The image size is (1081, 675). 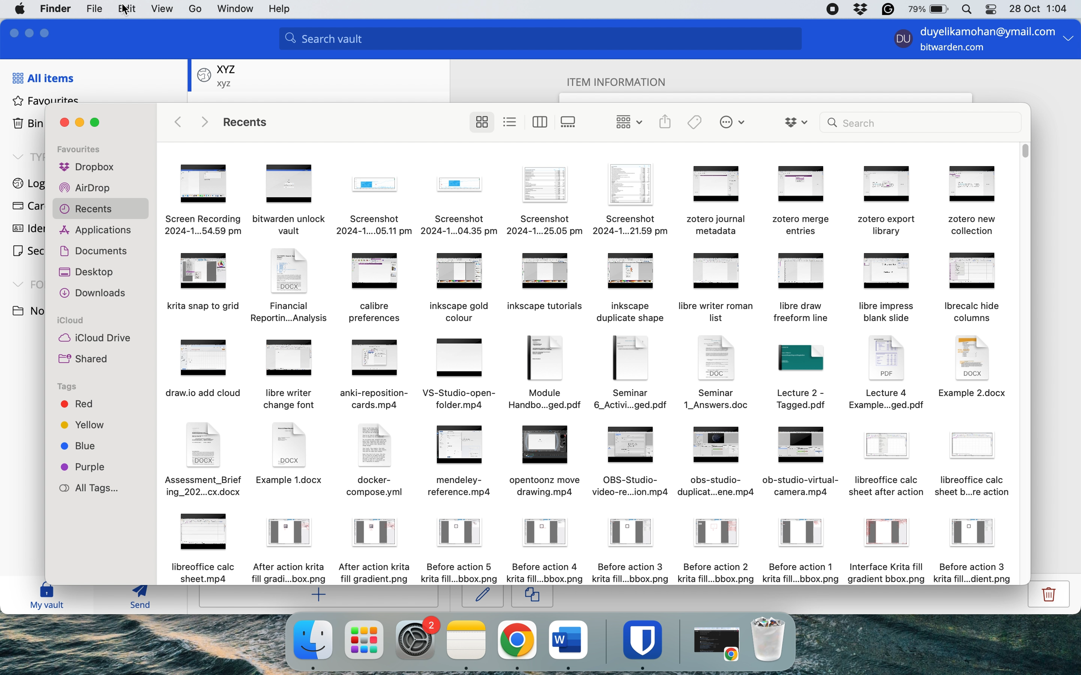 What do you see at coordinates (796, 121) in the screenshot?
I see `dropbox options` at bounding box center [796, 121].